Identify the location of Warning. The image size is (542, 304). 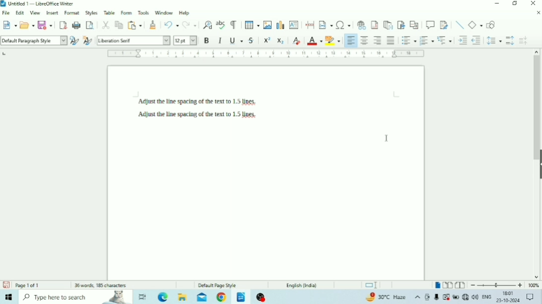
(446, 297).